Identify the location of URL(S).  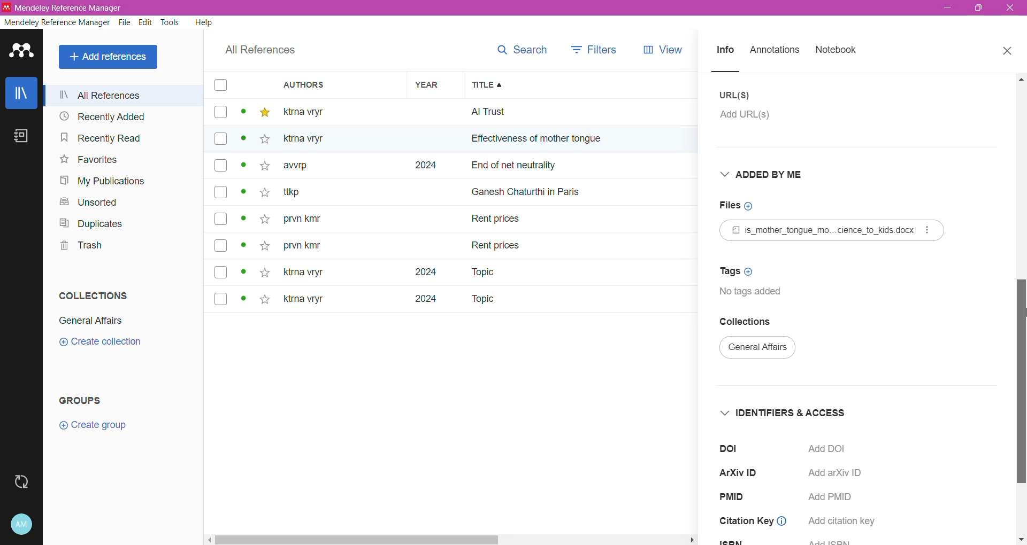
(737, 95).